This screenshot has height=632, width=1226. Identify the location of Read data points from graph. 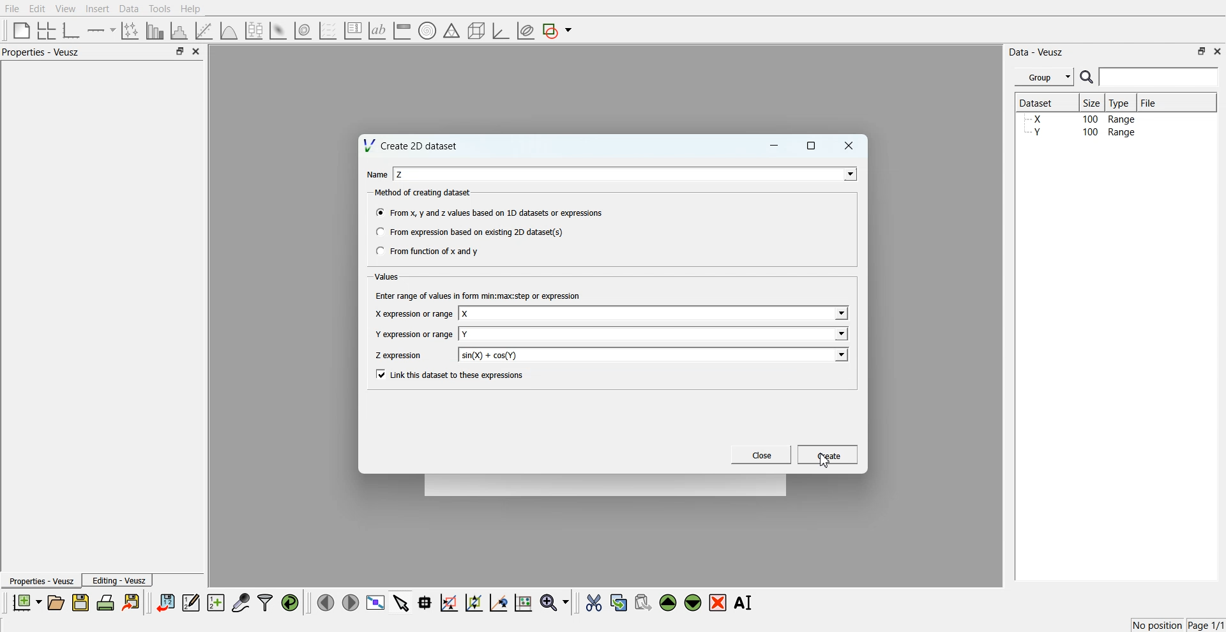
(425, 602).